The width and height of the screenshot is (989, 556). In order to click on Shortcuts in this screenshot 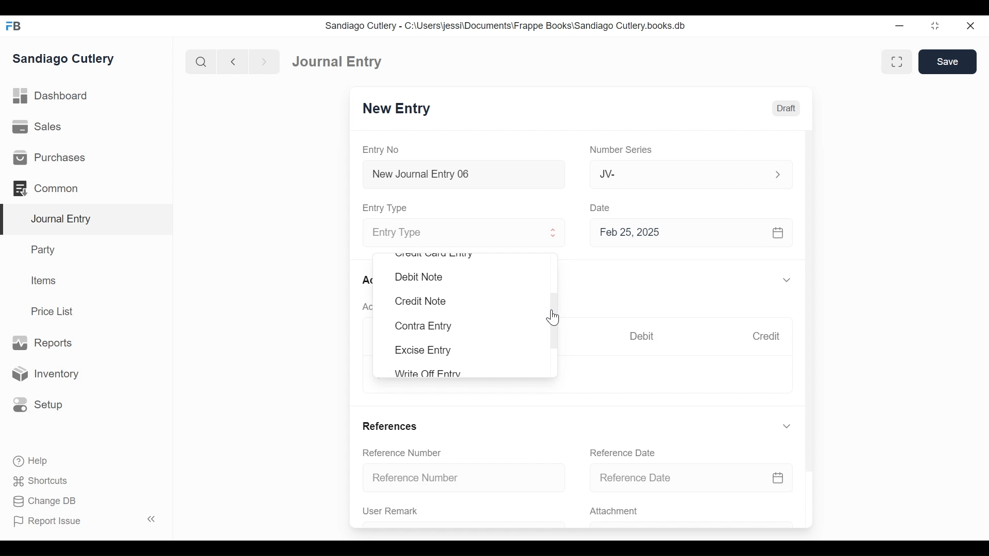, I will do `click(43, 481)`.